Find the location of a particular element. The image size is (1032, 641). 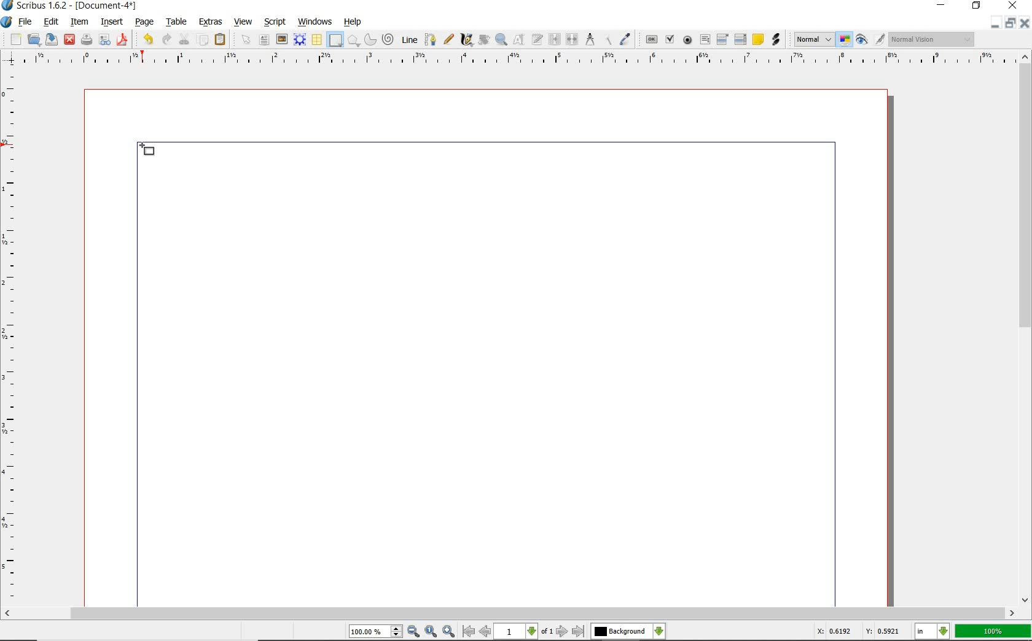

file is located at coordinates (26, 23).